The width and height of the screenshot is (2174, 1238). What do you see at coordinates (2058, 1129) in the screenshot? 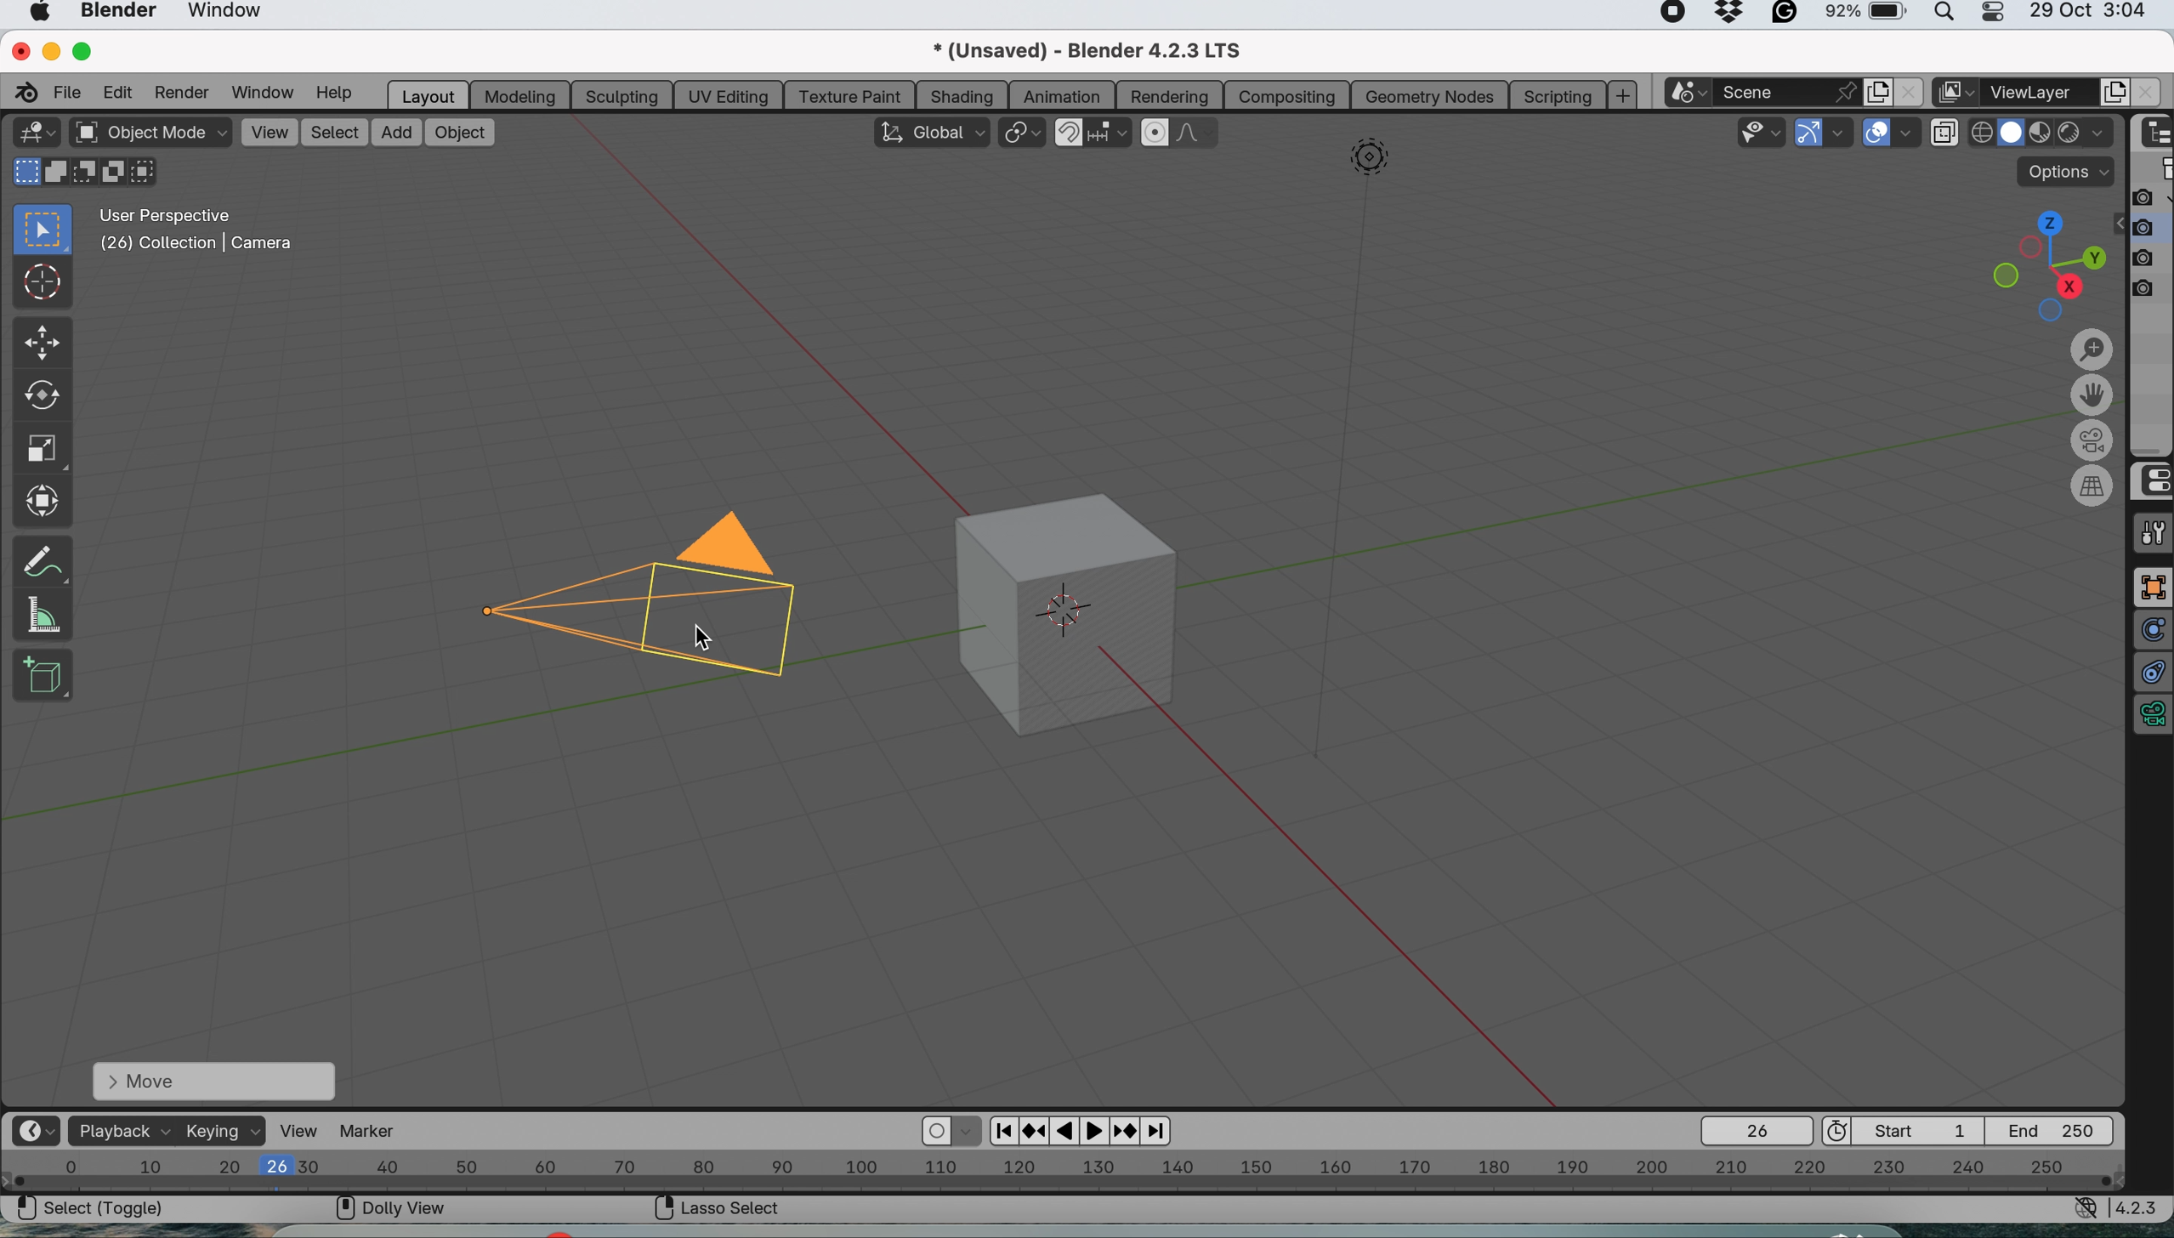
I see `final frame` at bounding box center [2058, 1129].